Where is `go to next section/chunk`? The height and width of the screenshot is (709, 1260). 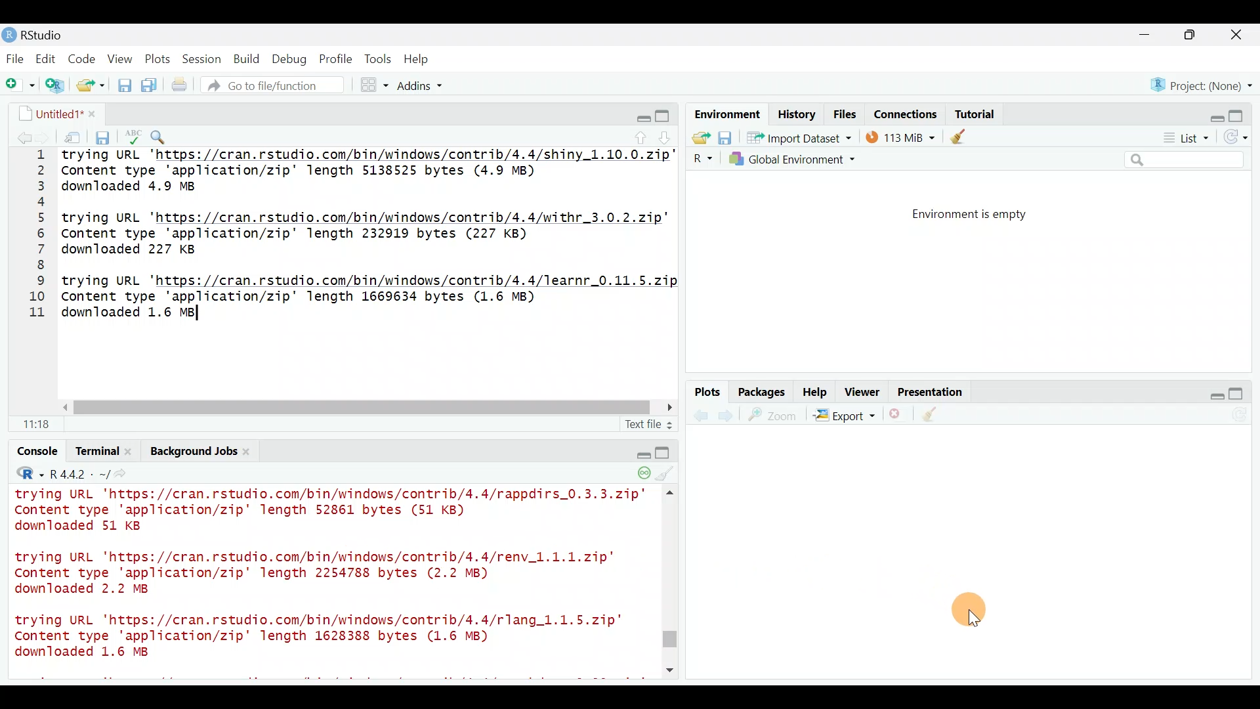
go to next section/chunk is located at coordinates (667, 135).